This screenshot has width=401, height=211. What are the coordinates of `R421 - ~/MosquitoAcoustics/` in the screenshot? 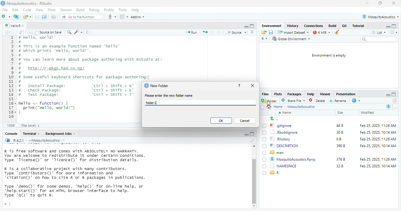 It's located at (40, 140).